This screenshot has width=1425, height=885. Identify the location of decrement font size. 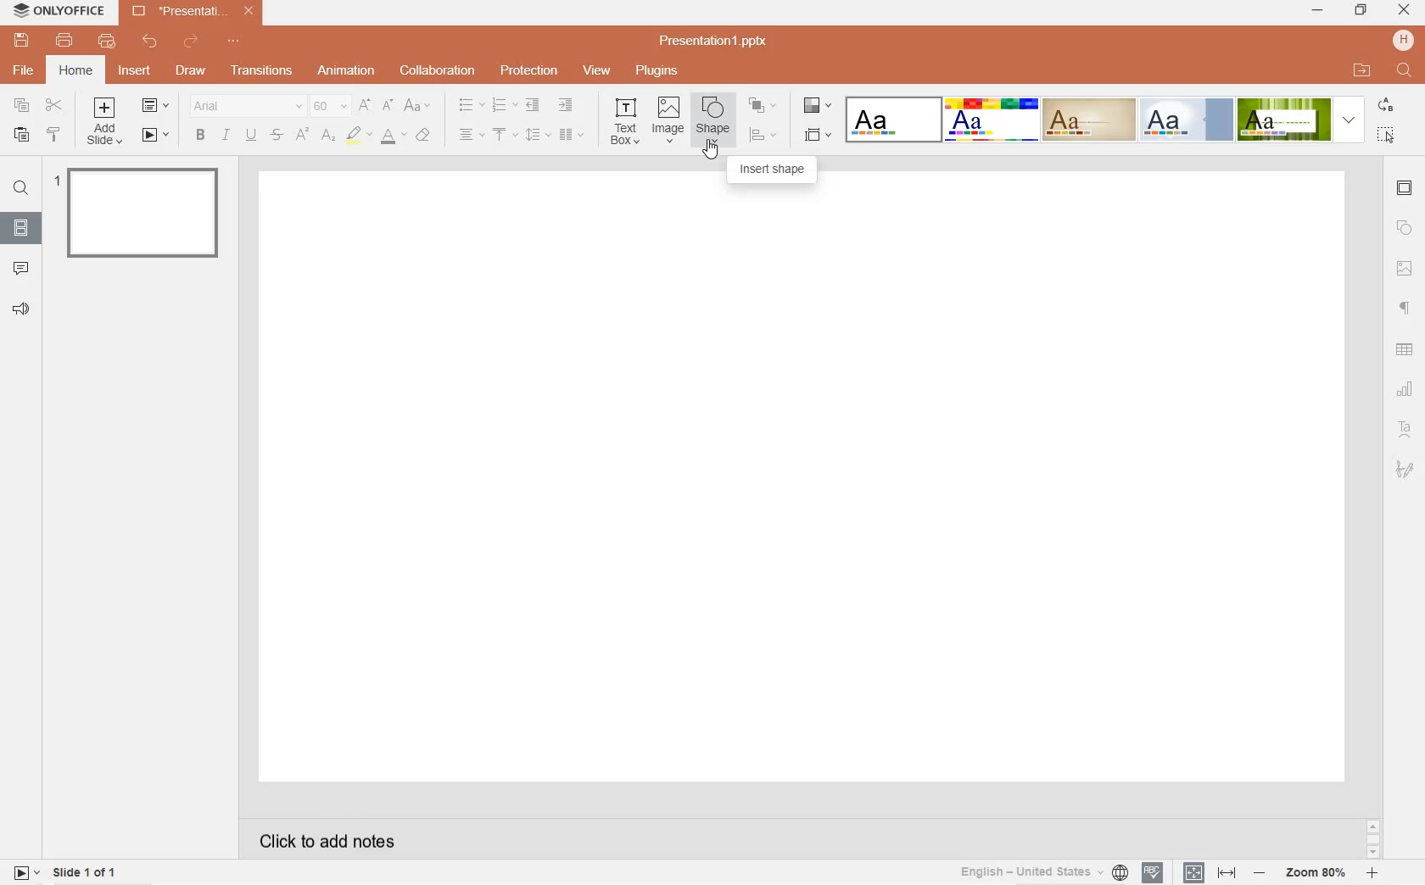
(388, 104).